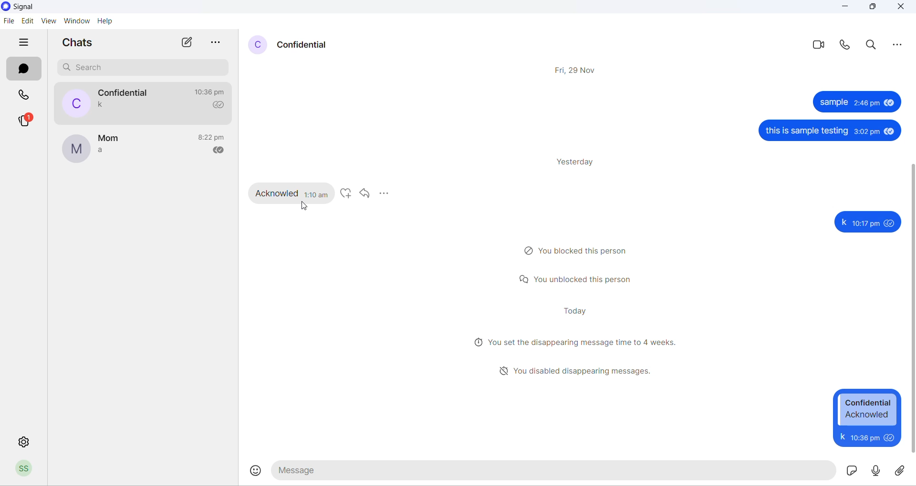 Image resolution: width=916 pixels, height=486 pixels. What do you see at coordinates (254, 45) in the screenshot?
I see `profile picture` at bounding box center [254, 45].